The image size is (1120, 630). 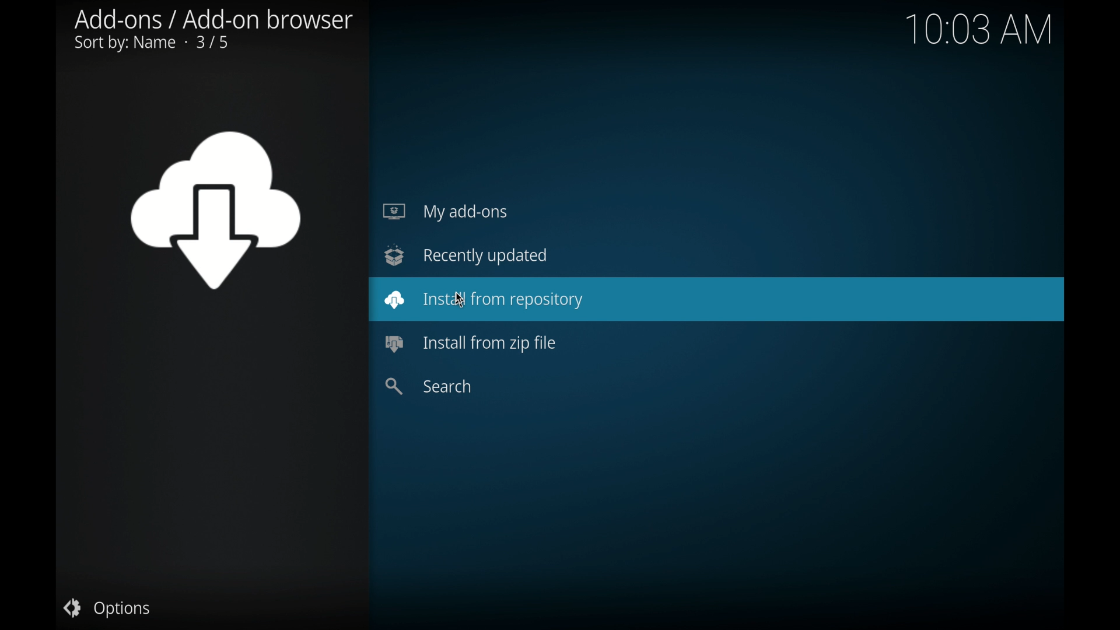 What do you see at coordinates (469, 342) in the screenshot?
I see `install from zip file` at bounding box center [469, 342].